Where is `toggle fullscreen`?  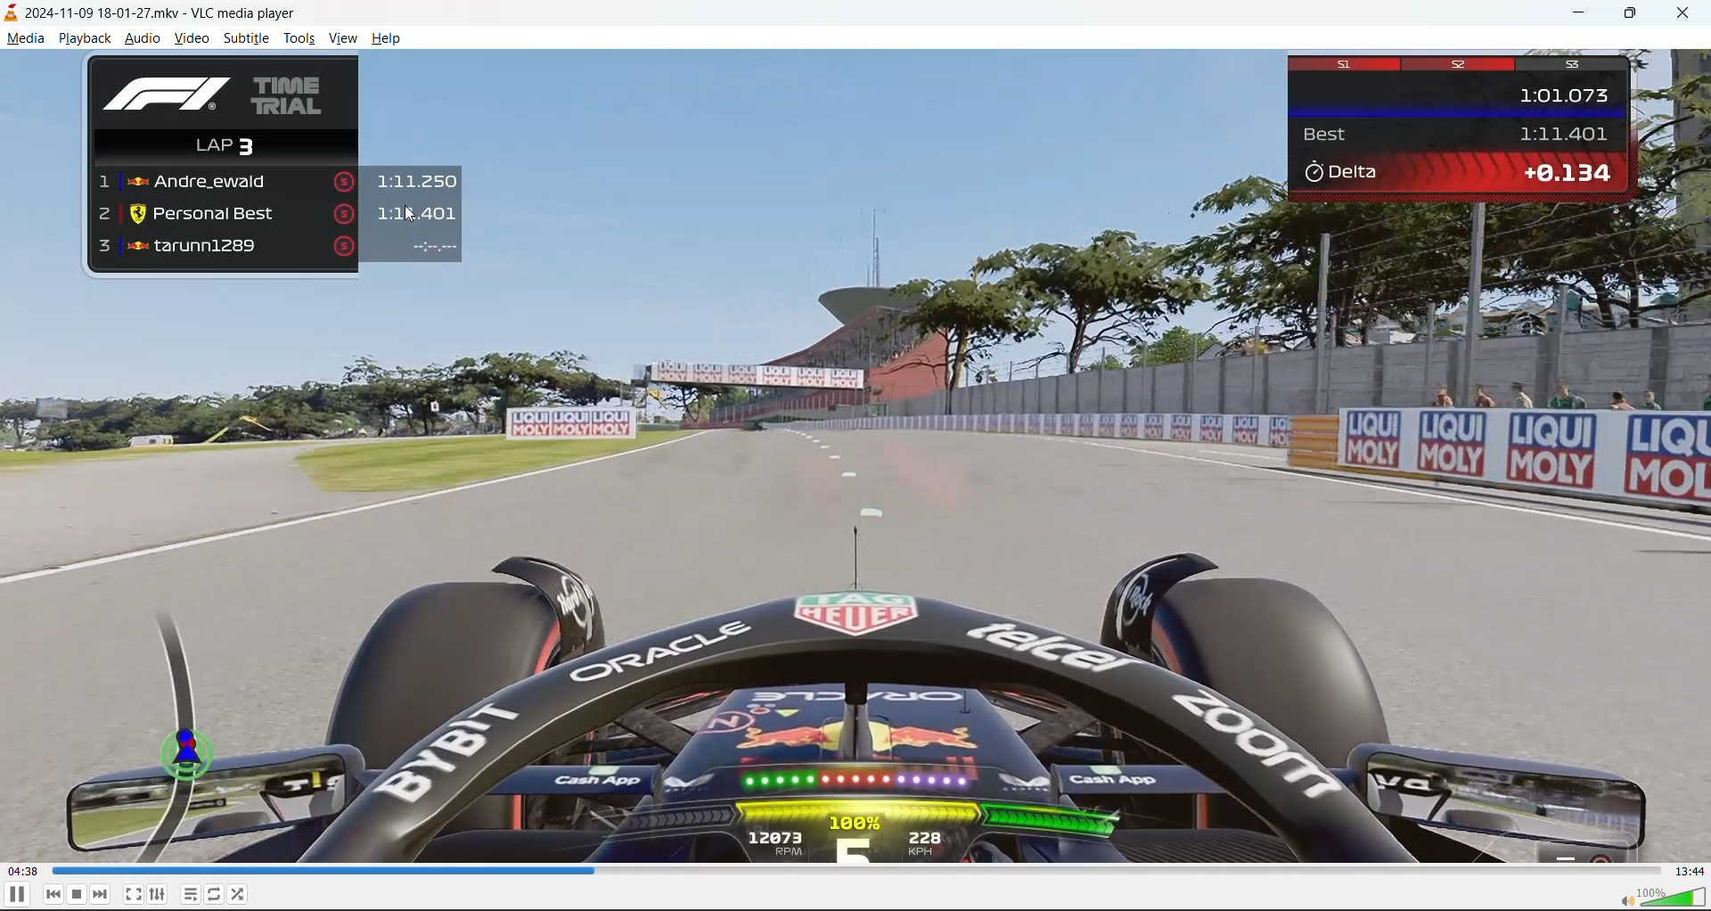
toggle fullscreen is located at coordinates (133, 894).